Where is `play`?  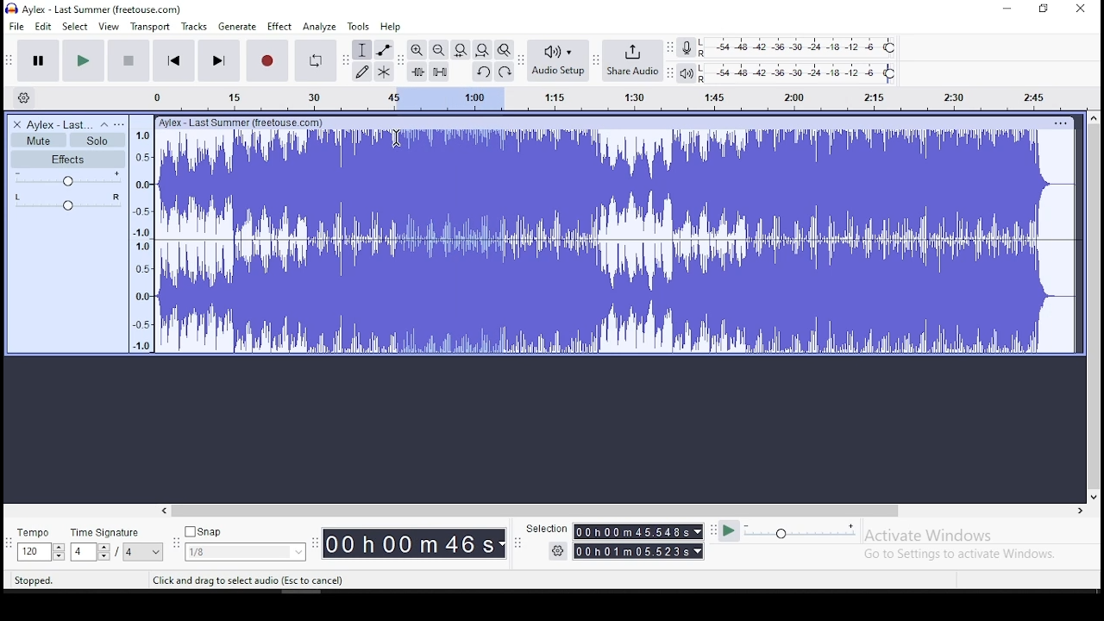 play is located at coordinates (84, 60).